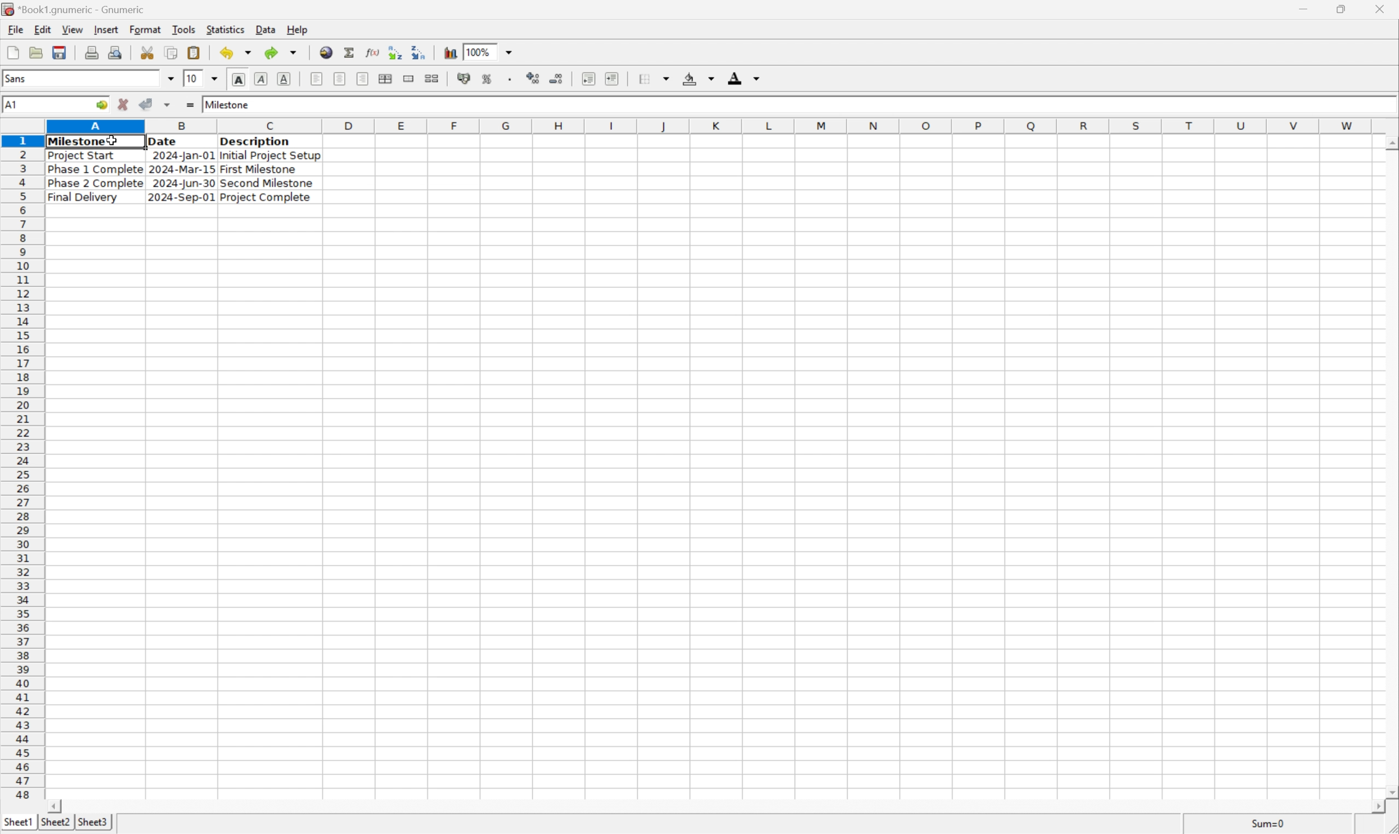  Describe the element at coordinates (1390, 466) in the screenshot. I see `scroll bar` at that location.